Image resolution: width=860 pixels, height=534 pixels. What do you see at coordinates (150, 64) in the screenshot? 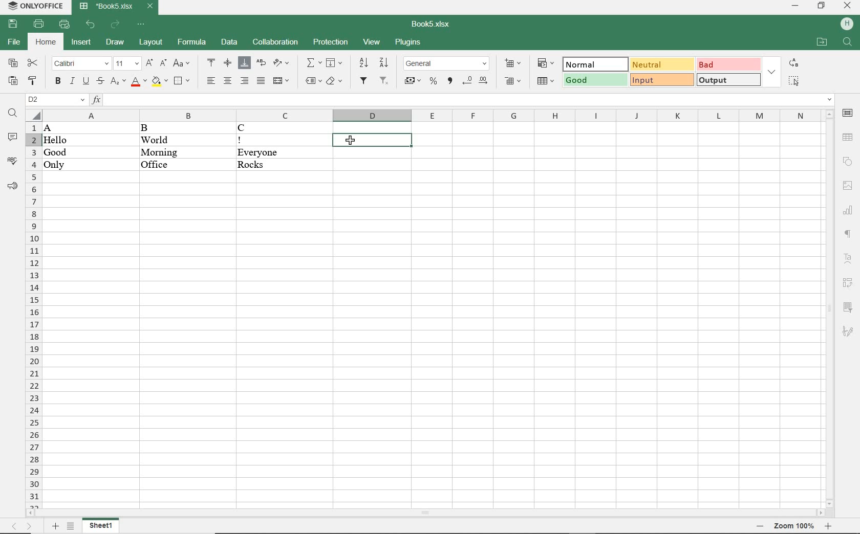
I see `INCREMENT FONT SIZE` at bounding box center [150, 64].